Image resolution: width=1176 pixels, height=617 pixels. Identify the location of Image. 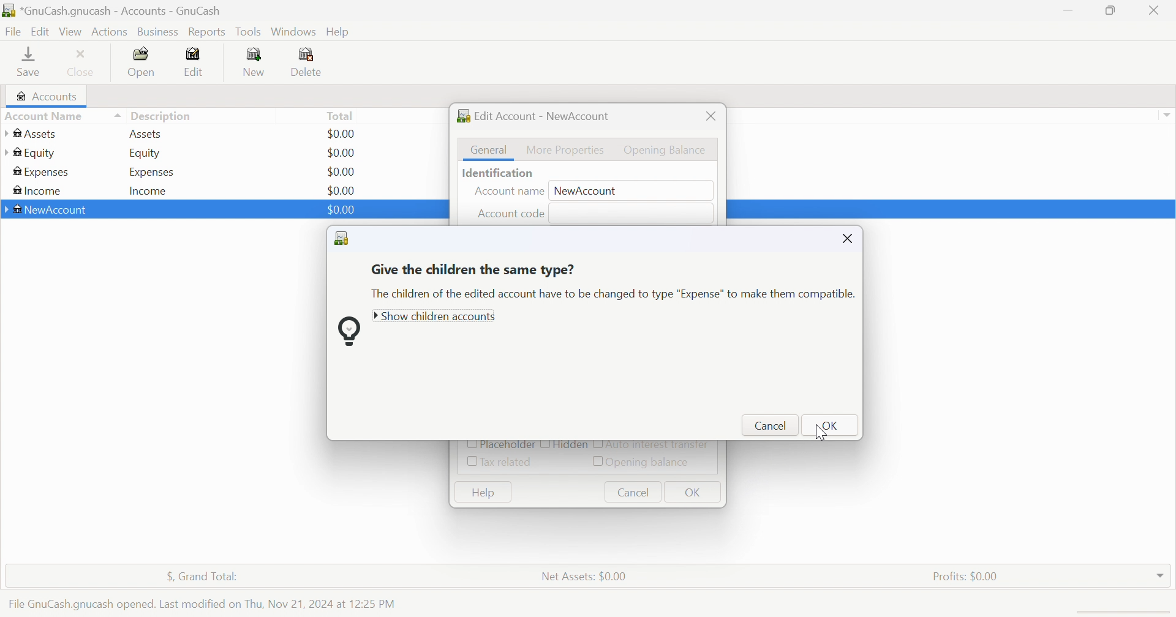
(348, 332).